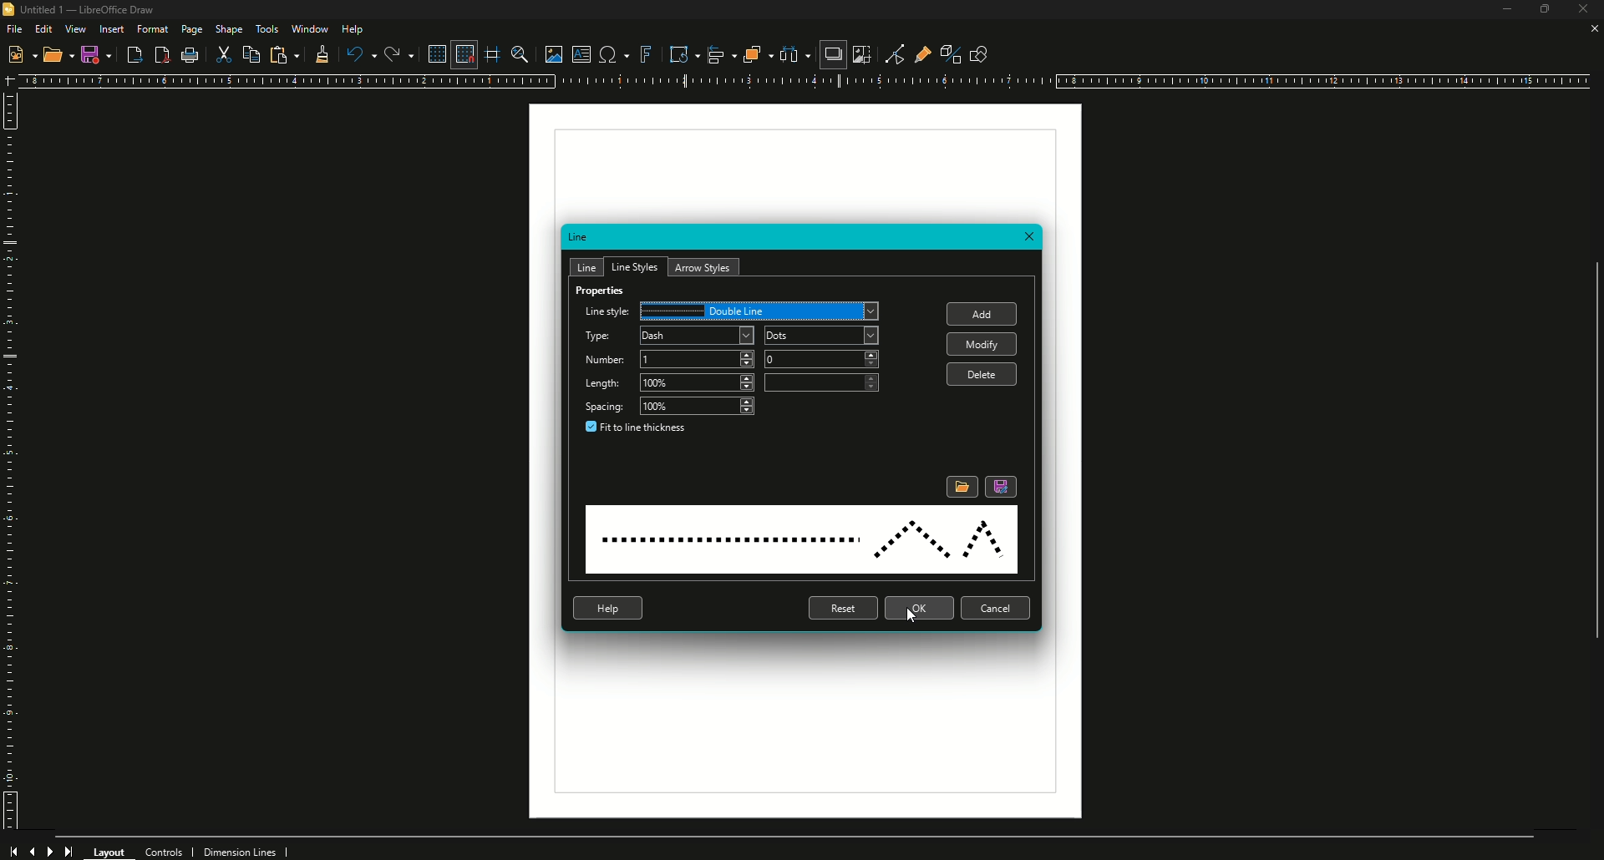  I want to click on Undo, so click(360, 54).